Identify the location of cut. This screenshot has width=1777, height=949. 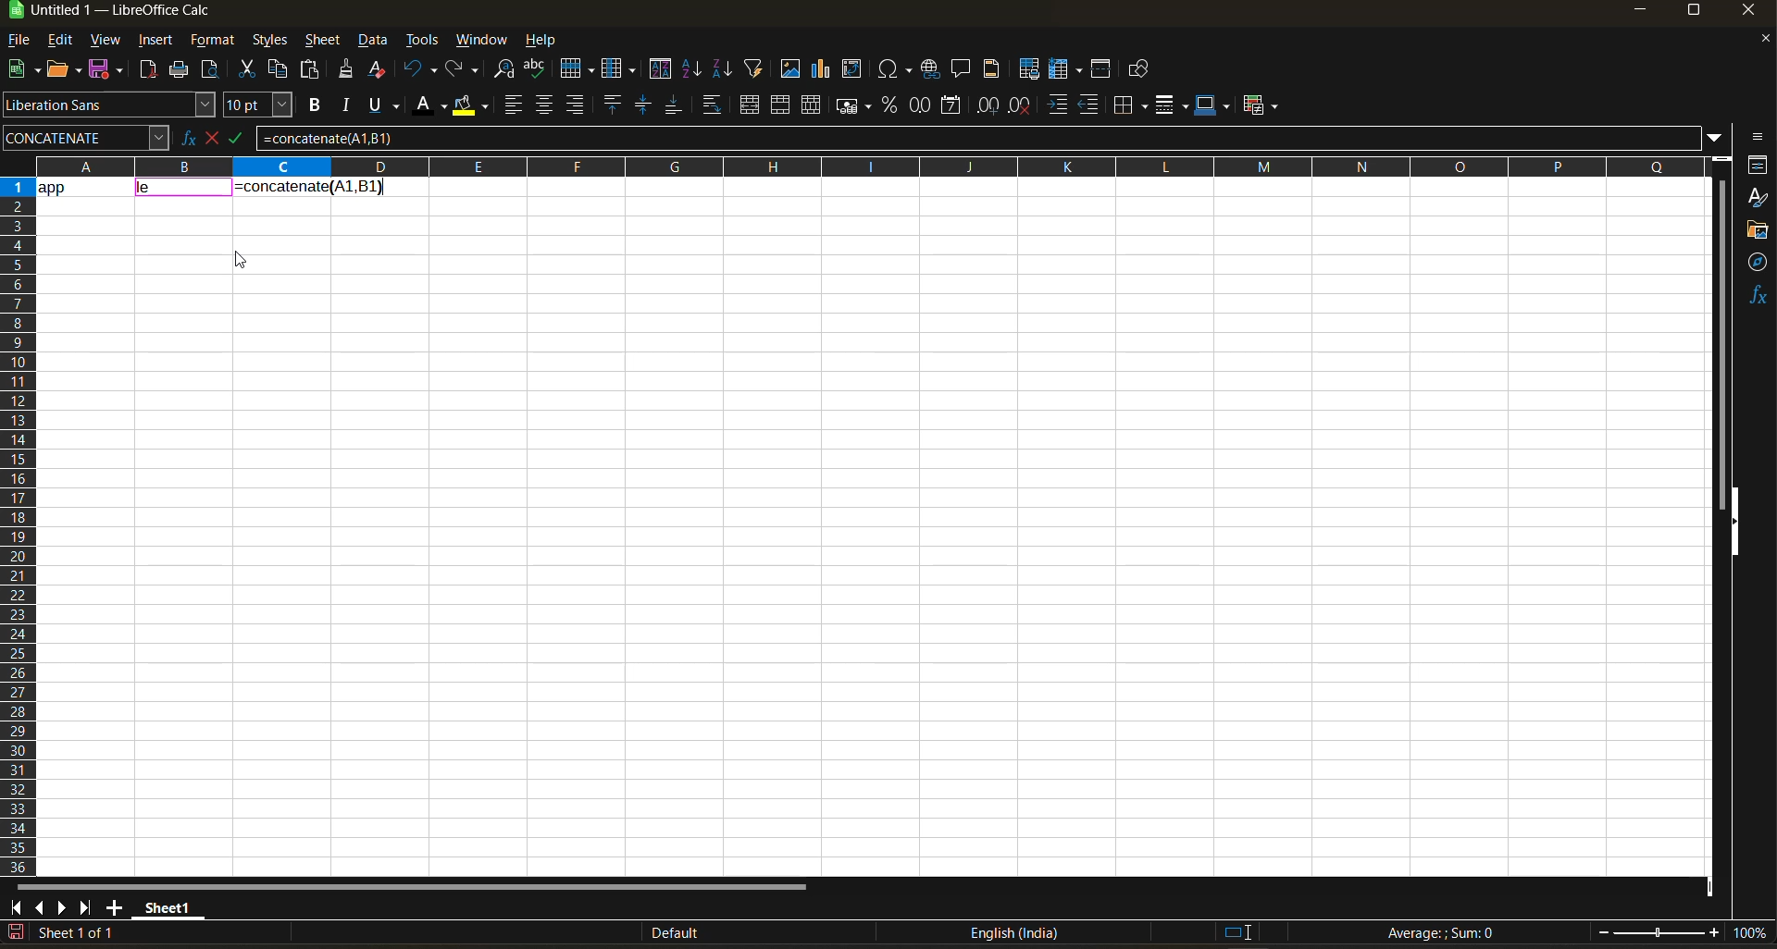
(250, 70).